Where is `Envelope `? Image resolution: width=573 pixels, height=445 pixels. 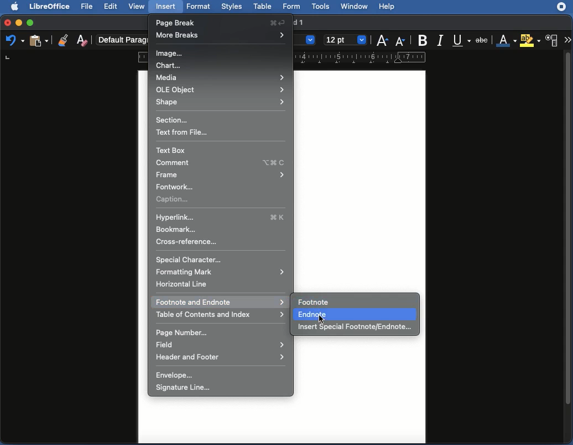 Envelope  is located at coordinates (178, 375).